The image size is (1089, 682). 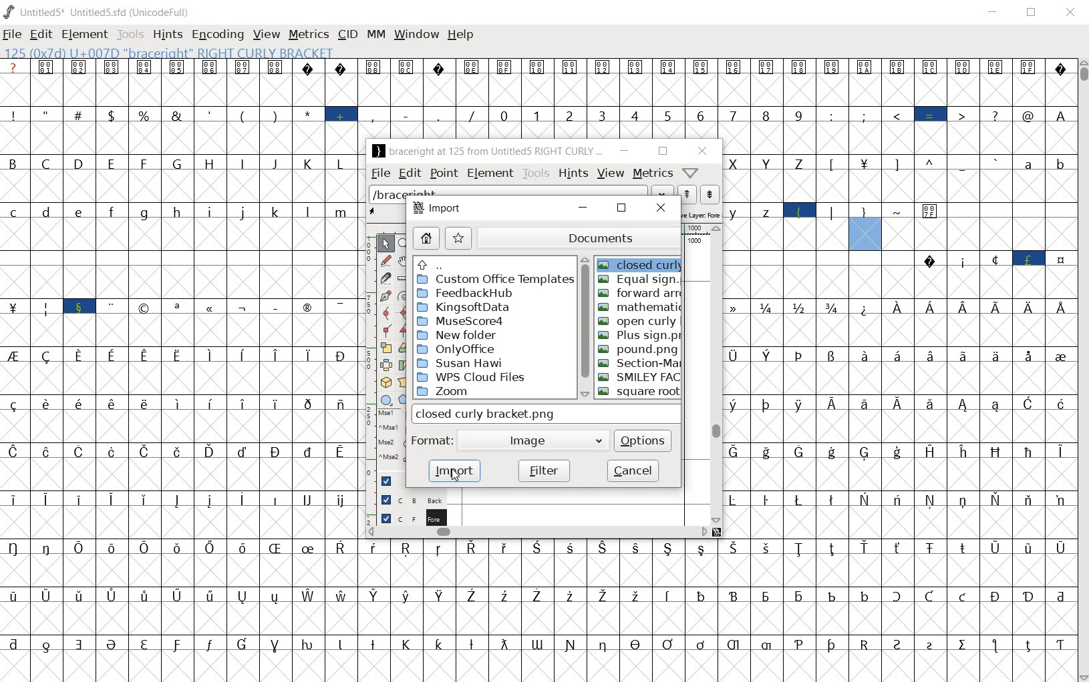 I want to click on glyph characters, so click(x=899, y=394).